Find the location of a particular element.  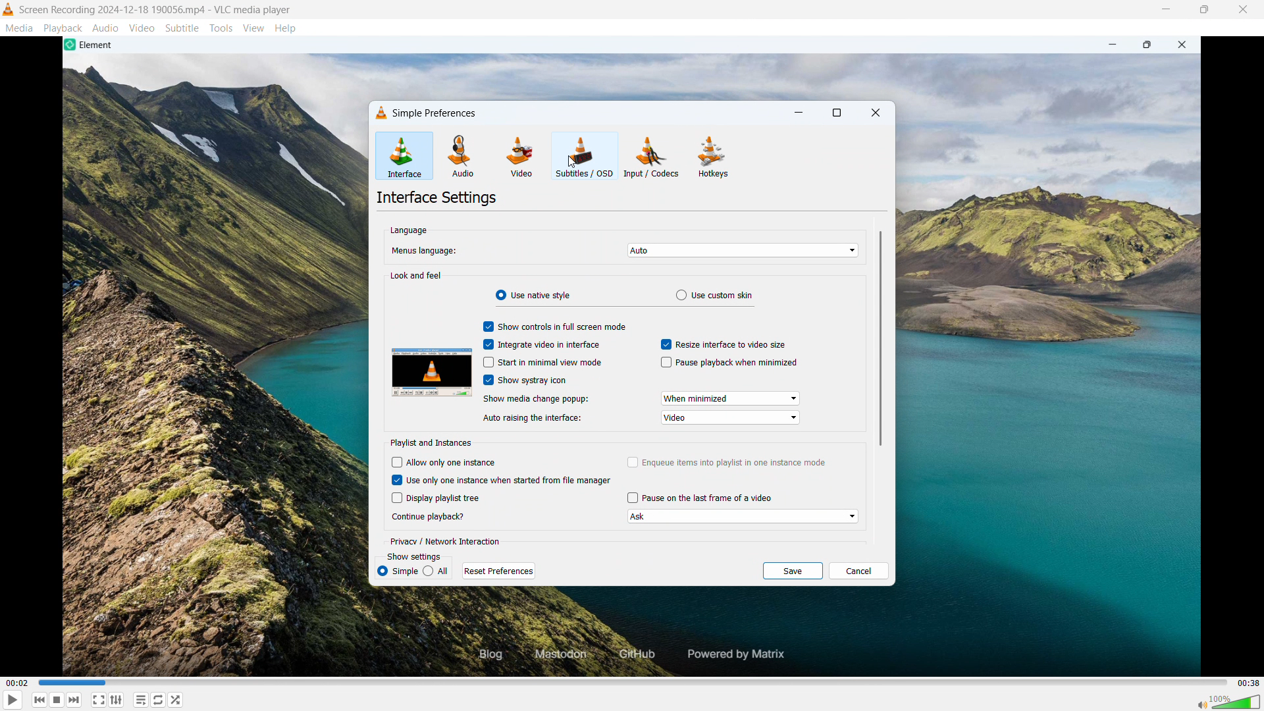

Show controls in full screen mode  is located at coordinates (566, 327).